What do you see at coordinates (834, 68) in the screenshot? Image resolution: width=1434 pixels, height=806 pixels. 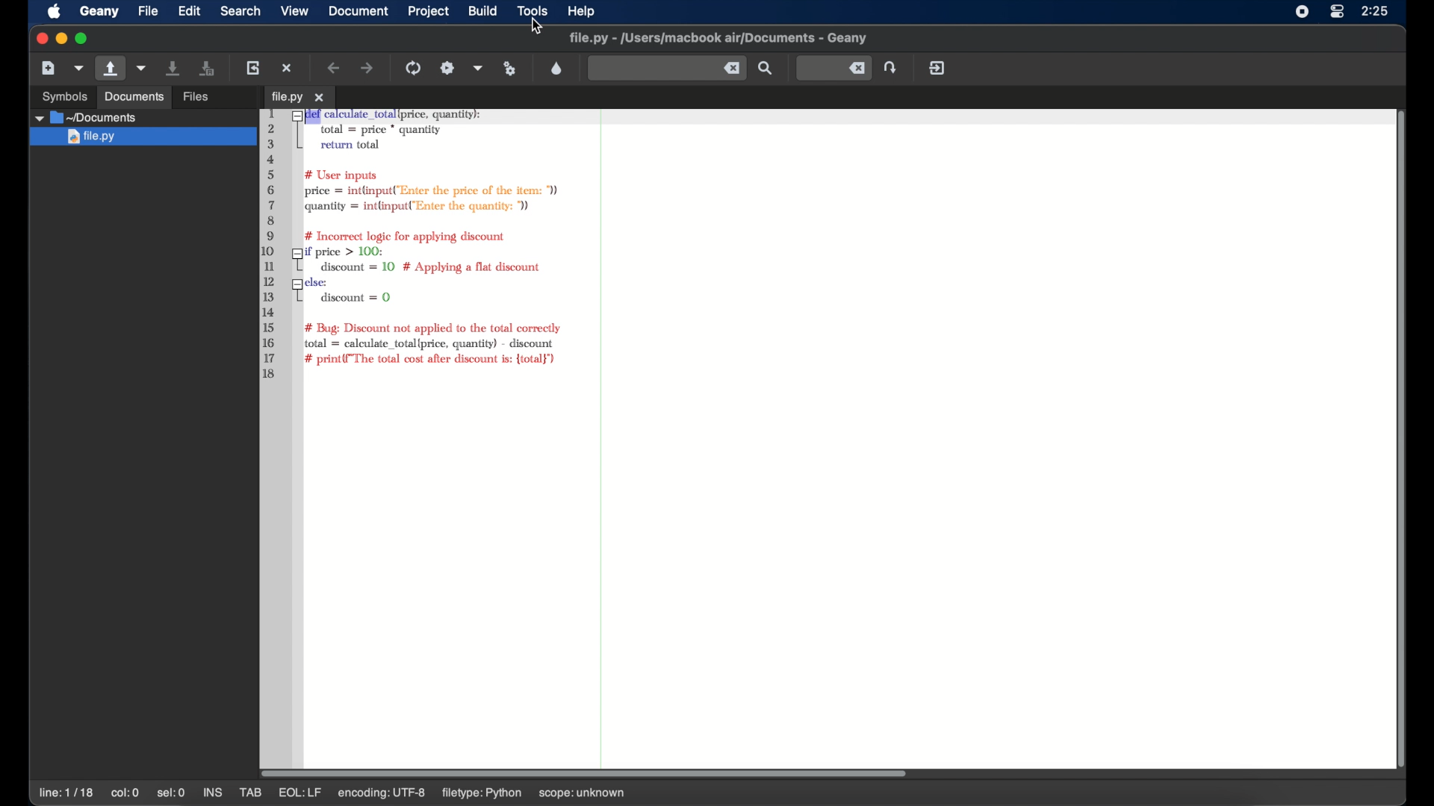 I see `jump to the entered line number` at bounding box center [834, 68].